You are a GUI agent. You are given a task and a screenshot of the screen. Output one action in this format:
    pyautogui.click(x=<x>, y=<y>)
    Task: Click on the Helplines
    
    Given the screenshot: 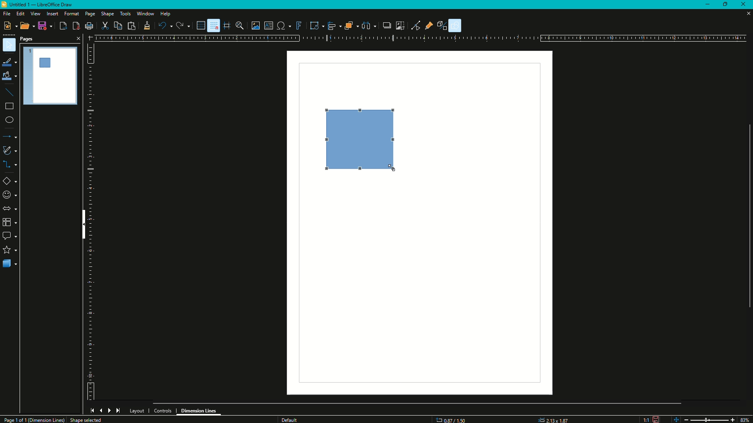 What is the action you would take?
    pyautogui.click(x=227, y=26)
    